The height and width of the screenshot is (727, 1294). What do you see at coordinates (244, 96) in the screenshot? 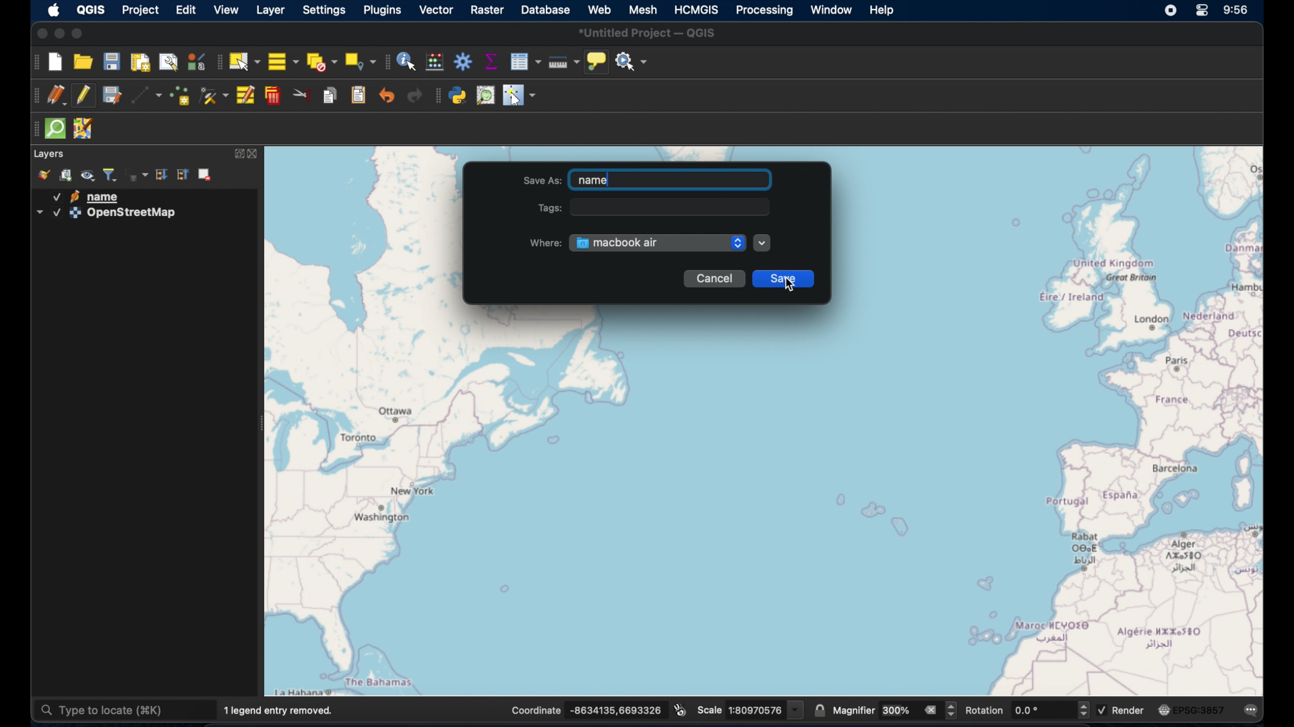
I see `modify attributes ` at bounding box center [244, 96].